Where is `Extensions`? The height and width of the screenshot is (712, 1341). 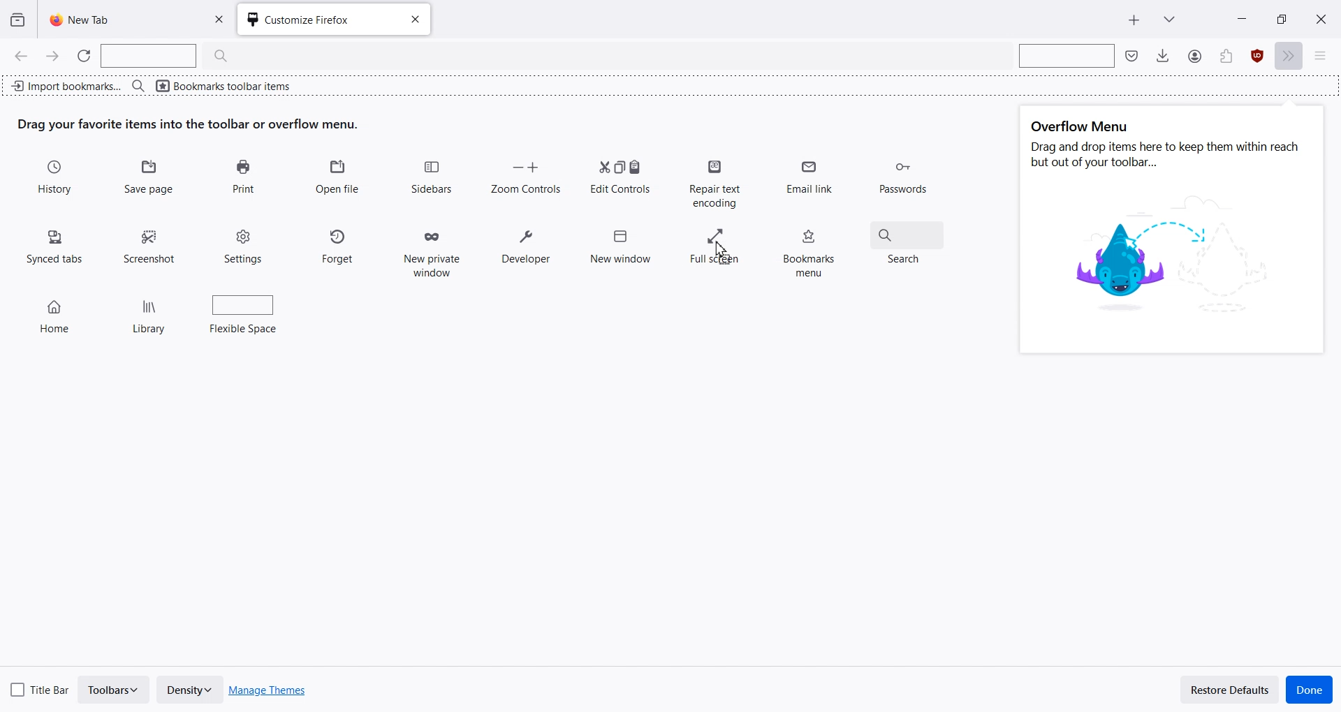
Extensions is located at coordinates (1258, 57).